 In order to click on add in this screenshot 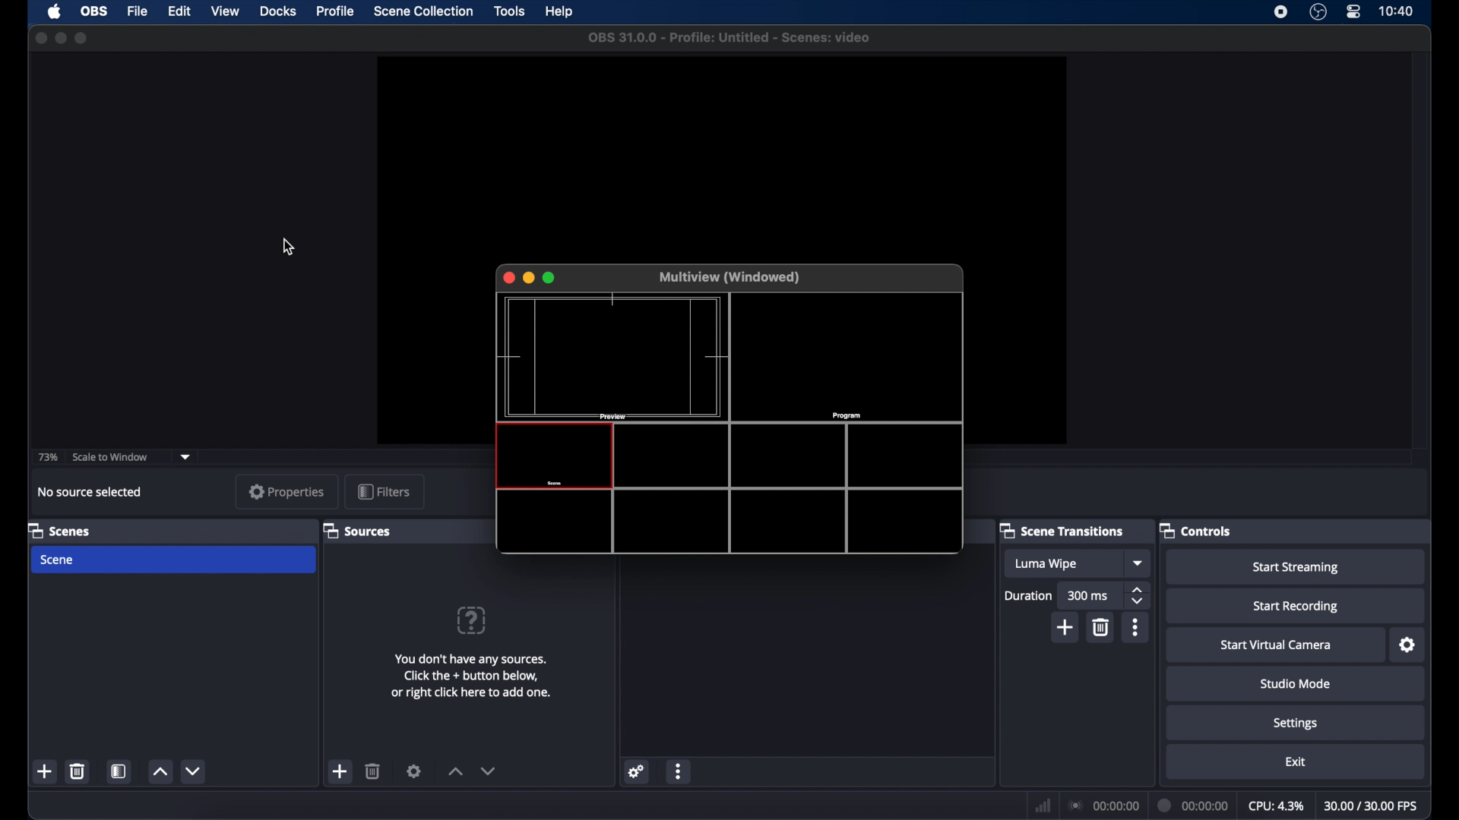, I will do `click(340, 771)`.